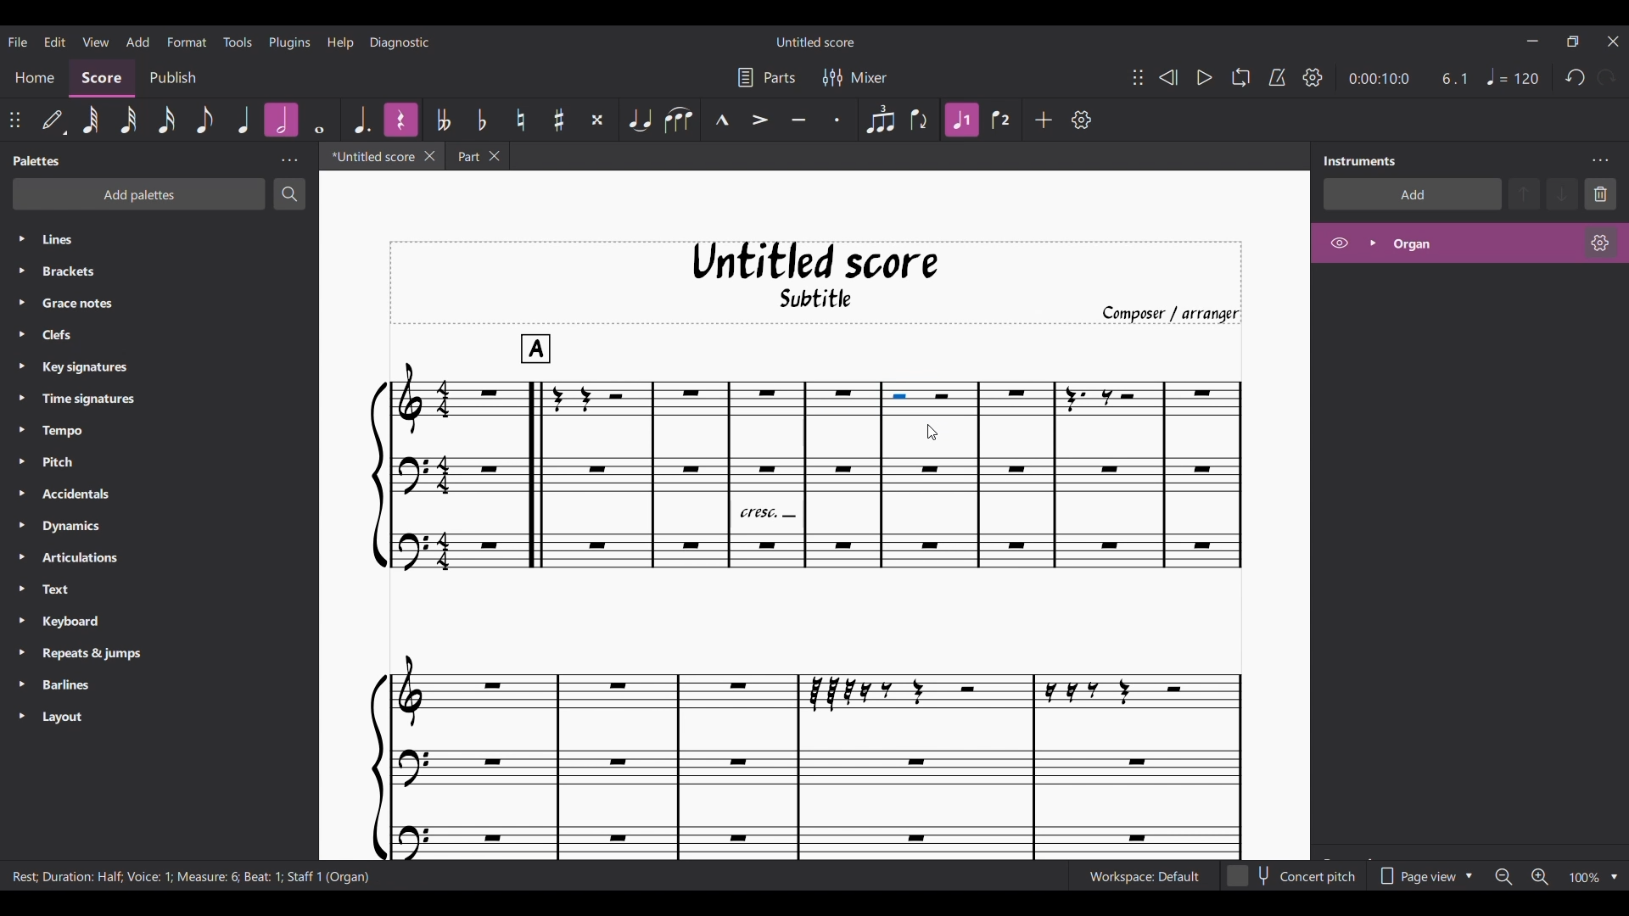 The width and height of the screenshot is (1629, 916). What do you see at coordinates (38, 160) in the screenshot?
I see `Panel title` at bounding box center [38, 160].